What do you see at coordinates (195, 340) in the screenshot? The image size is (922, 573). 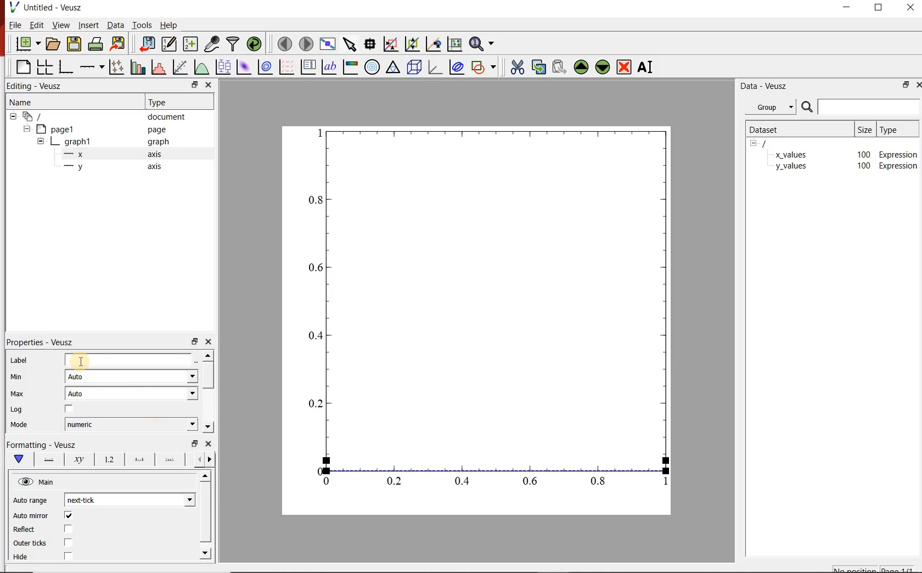 I see `restore down` at bounding box center [195, 340].